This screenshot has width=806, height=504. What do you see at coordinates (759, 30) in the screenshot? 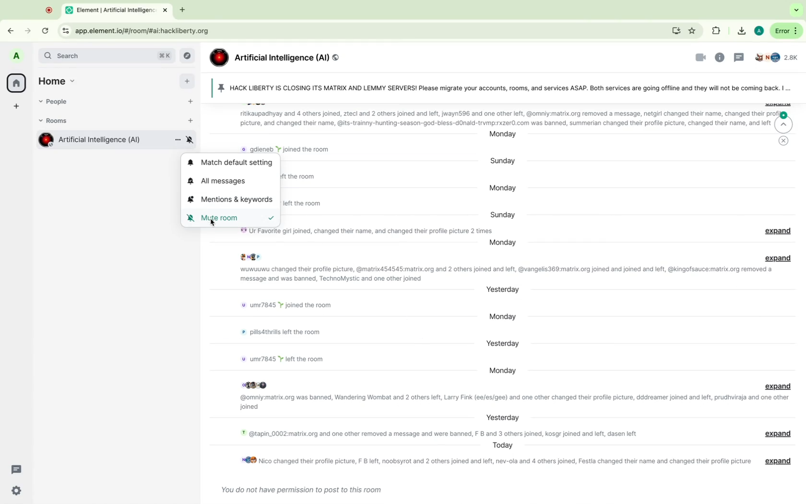
I see `google profile` at bounding box center [759, 30].